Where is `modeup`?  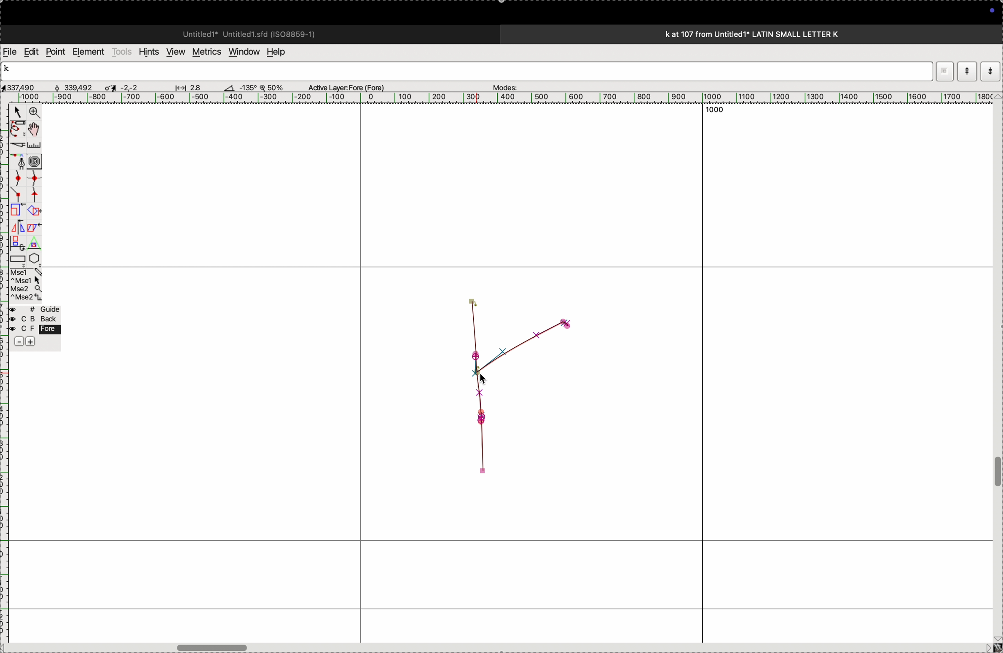 modeup is located at coordinates (967, 71).